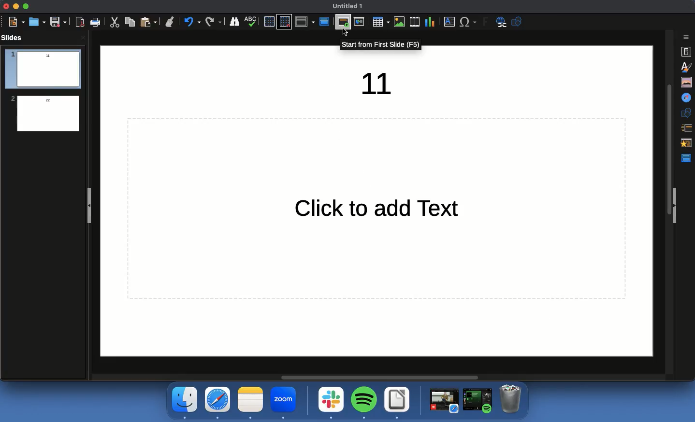  Describe the element at coordinates (147, 22) in the screenshot. I see `Paste` at that location.